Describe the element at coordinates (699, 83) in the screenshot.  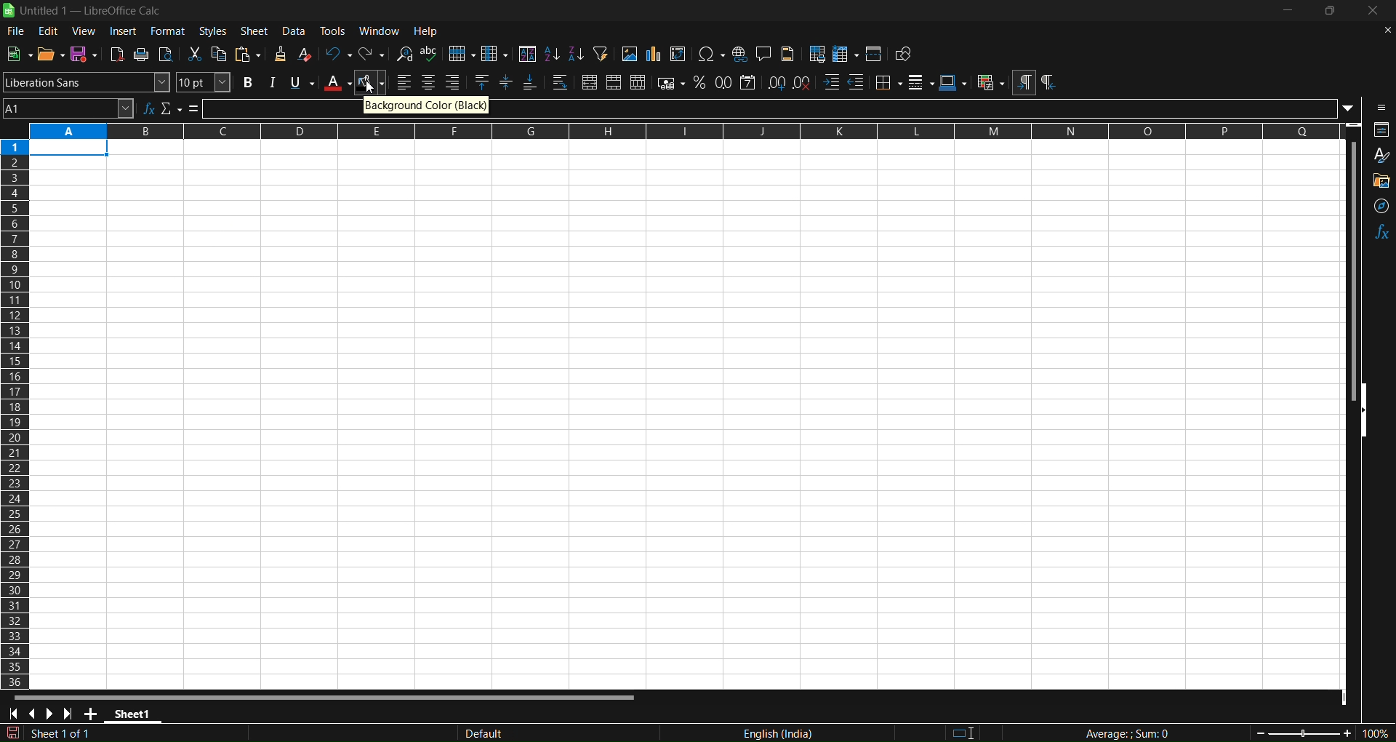
I see `format as percentage` at that location.